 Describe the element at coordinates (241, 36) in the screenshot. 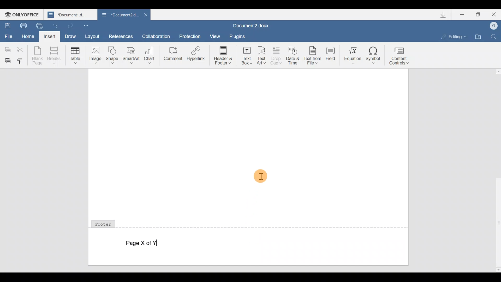

I see `Plugins` at that location.